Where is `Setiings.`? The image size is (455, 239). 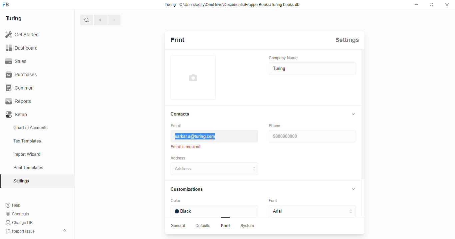 Setiings. is located at coordinates (37, 181).